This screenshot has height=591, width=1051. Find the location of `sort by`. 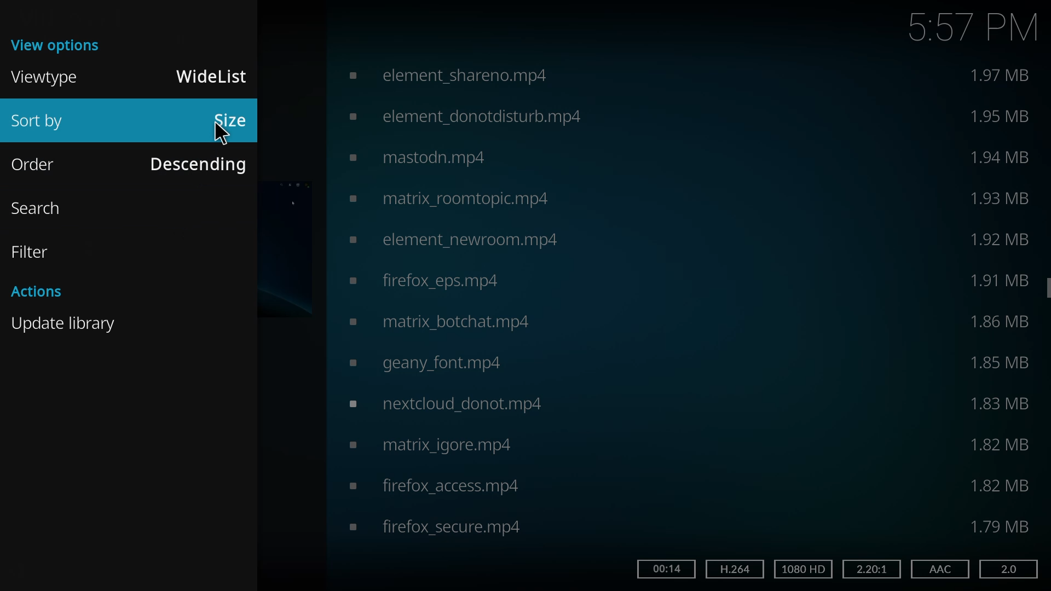

sort by is located at coordinates (48, 123).